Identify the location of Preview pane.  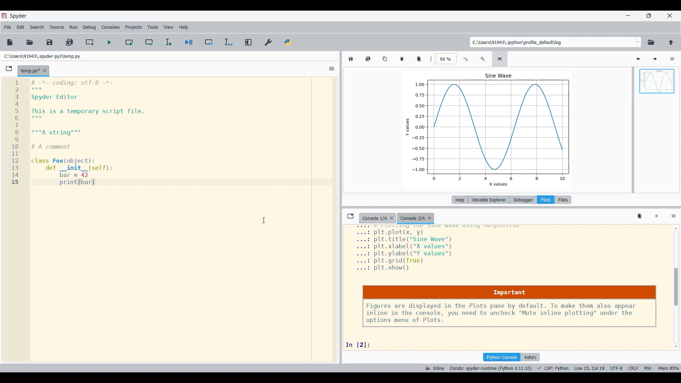
(657, 87).